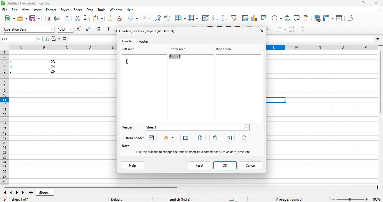  I want to click on undo, so click(122, 19).